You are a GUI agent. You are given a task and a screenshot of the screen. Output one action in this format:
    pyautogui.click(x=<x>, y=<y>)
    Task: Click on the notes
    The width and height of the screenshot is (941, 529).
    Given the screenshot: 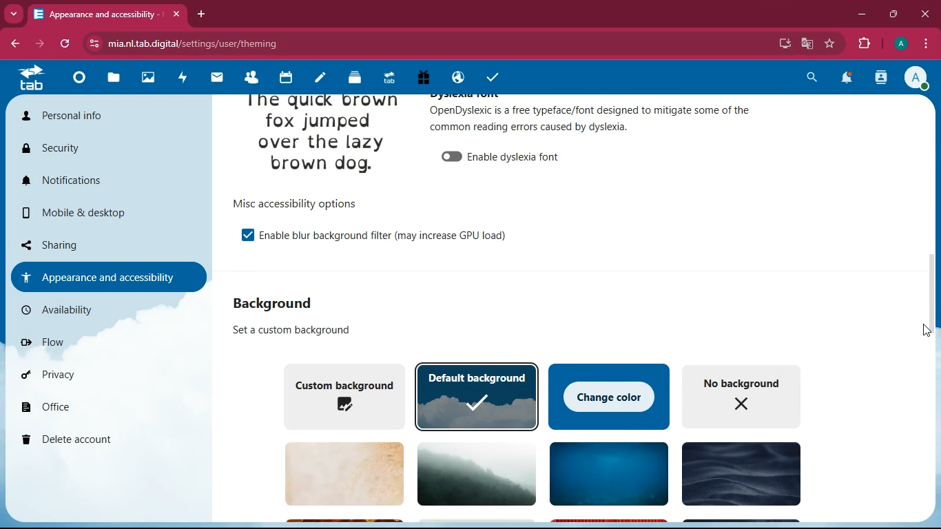 What is the action you would take?
    pyautogui.click(x=316, y=79)
    